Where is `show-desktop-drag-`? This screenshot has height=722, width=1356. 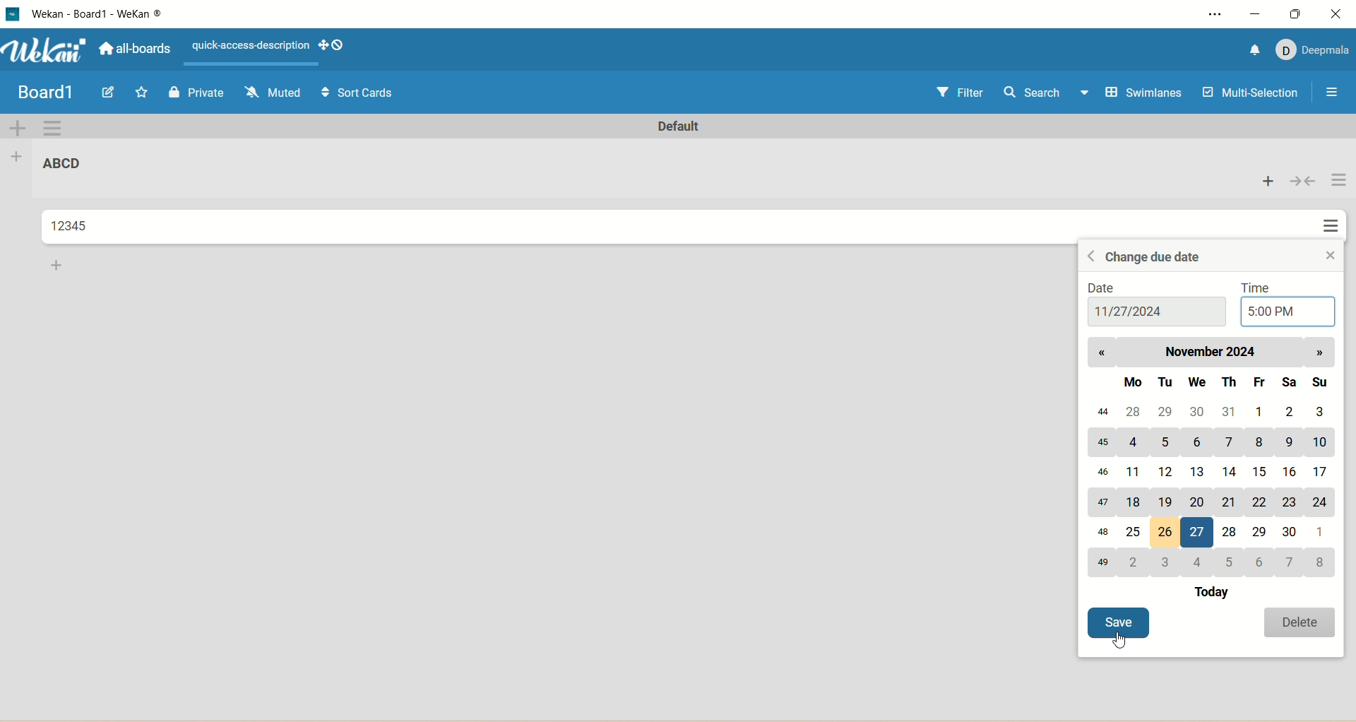 show-desktop-drag- is located at coordinates (332, 45).